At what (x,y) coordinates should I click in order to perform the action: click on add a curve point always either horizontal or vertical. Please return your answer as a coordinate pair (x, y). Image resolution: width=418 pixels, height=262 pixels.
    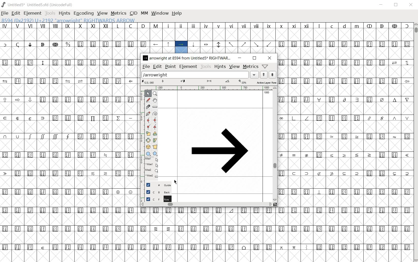
    Looking at the image, I should click on (155, 120).